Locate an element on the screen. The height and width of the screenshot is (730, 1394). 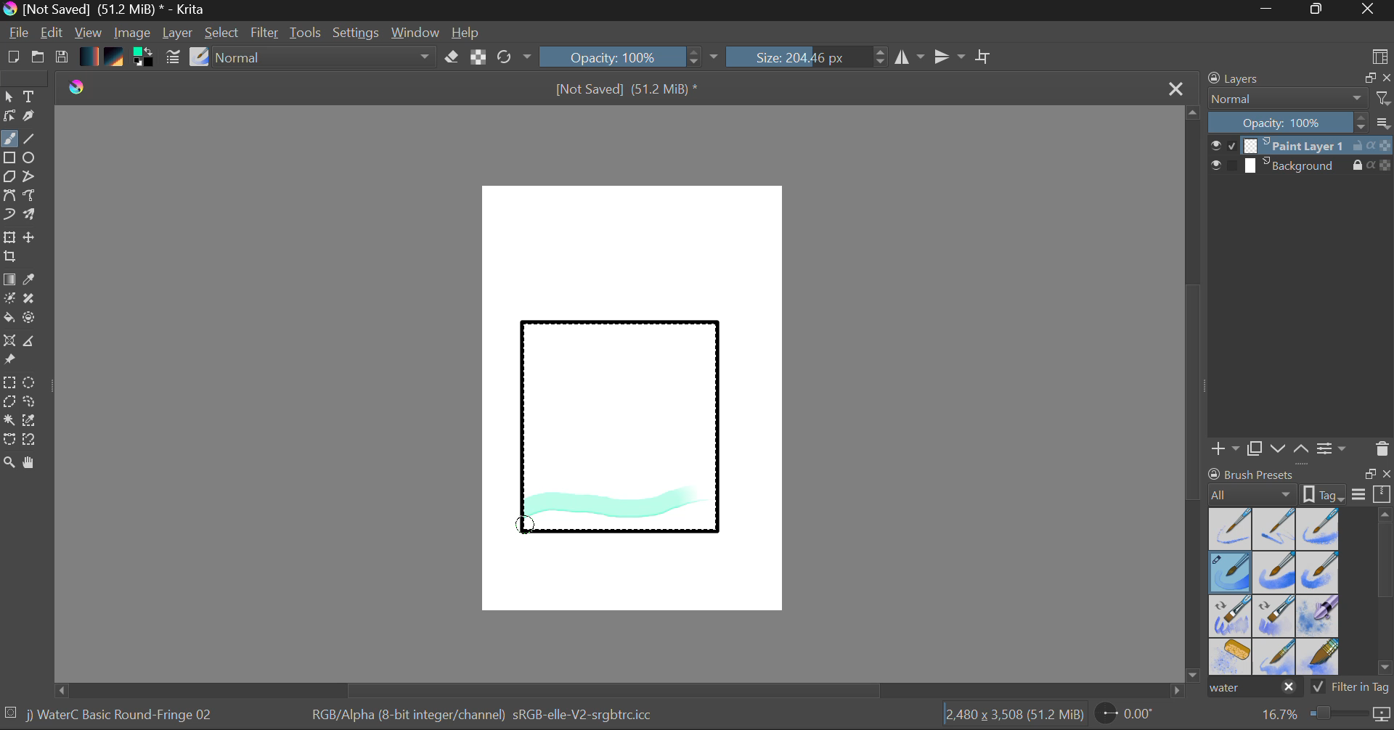
Tools is located at coordinates (306, 33).